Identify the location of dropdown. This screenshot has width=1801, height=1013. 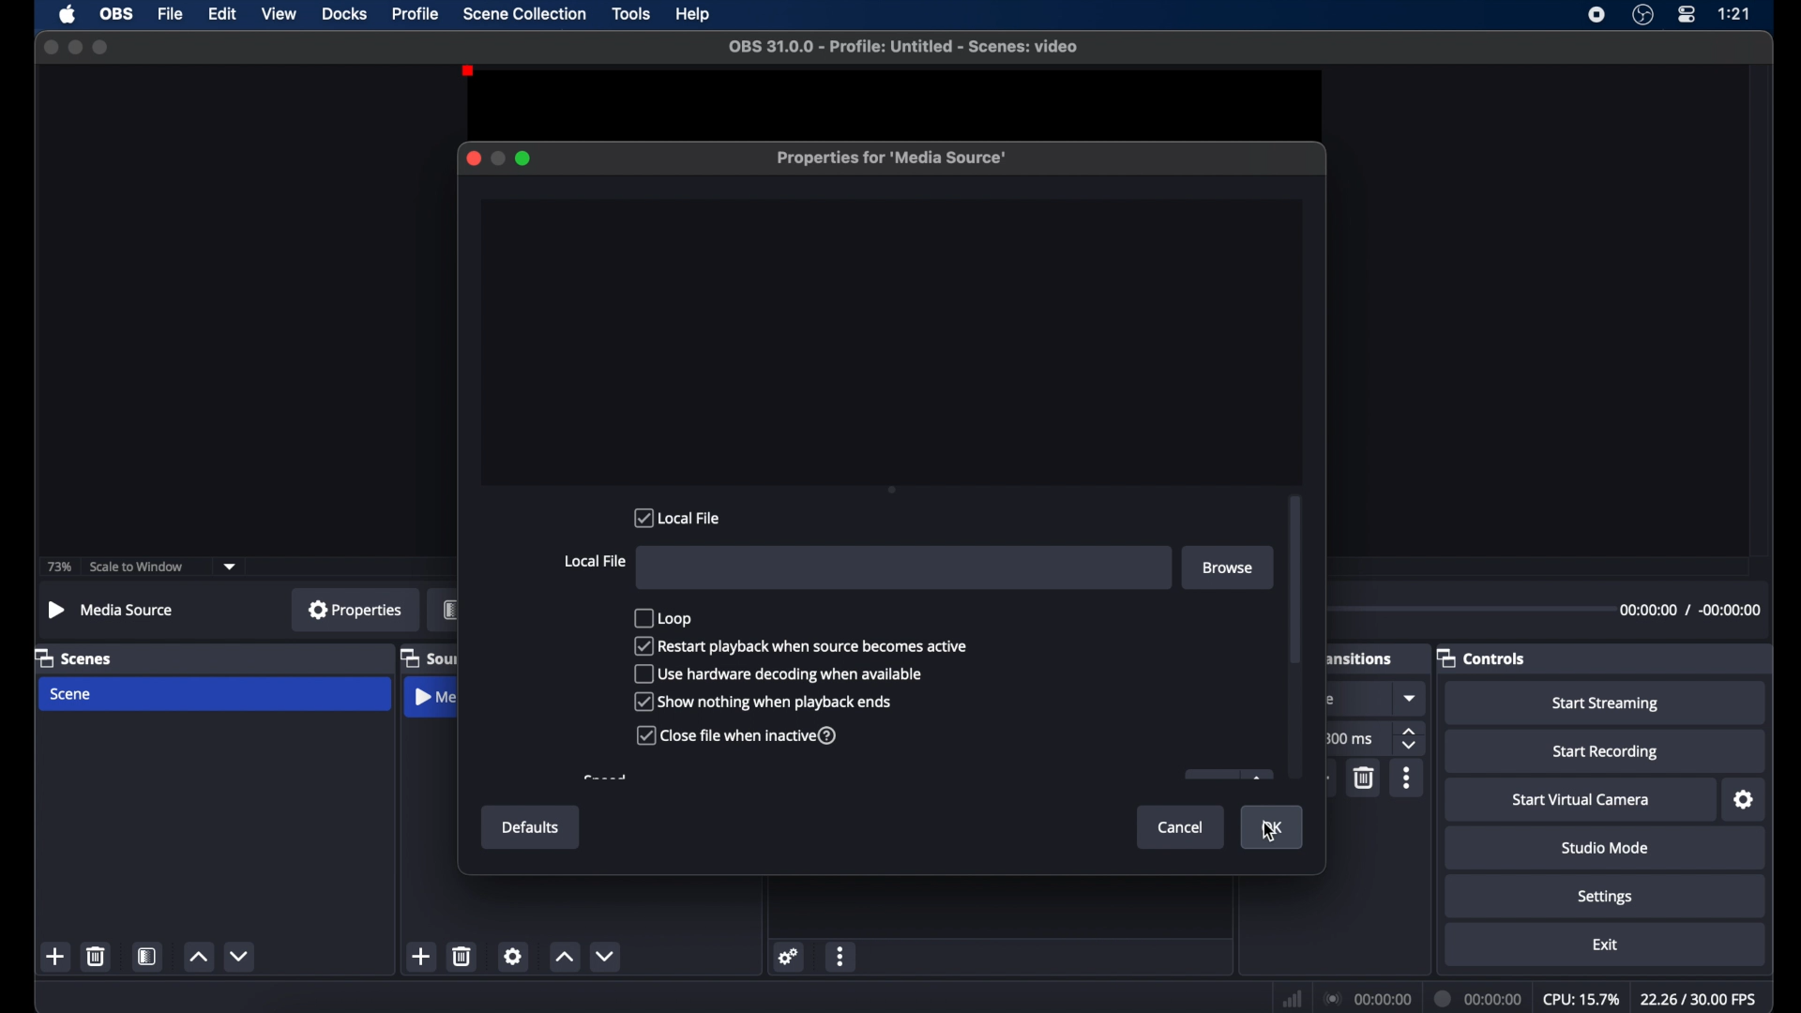
(232, 566).